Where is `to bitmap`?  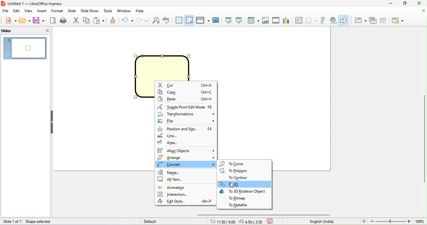
to bitmap is located at coordinates (237, 199).